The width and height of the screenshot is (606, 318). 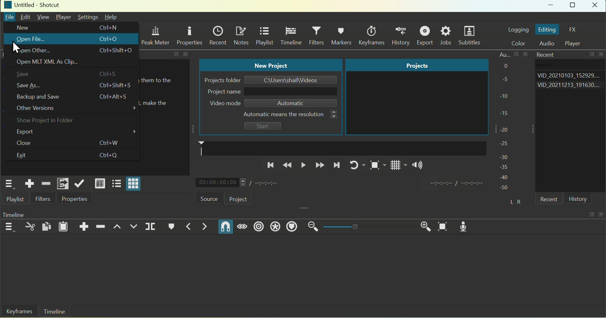 What do you see at coordinates (111, 74) in the screenshot?
I see `Ctrl+S` at bounding box center [111, 74].